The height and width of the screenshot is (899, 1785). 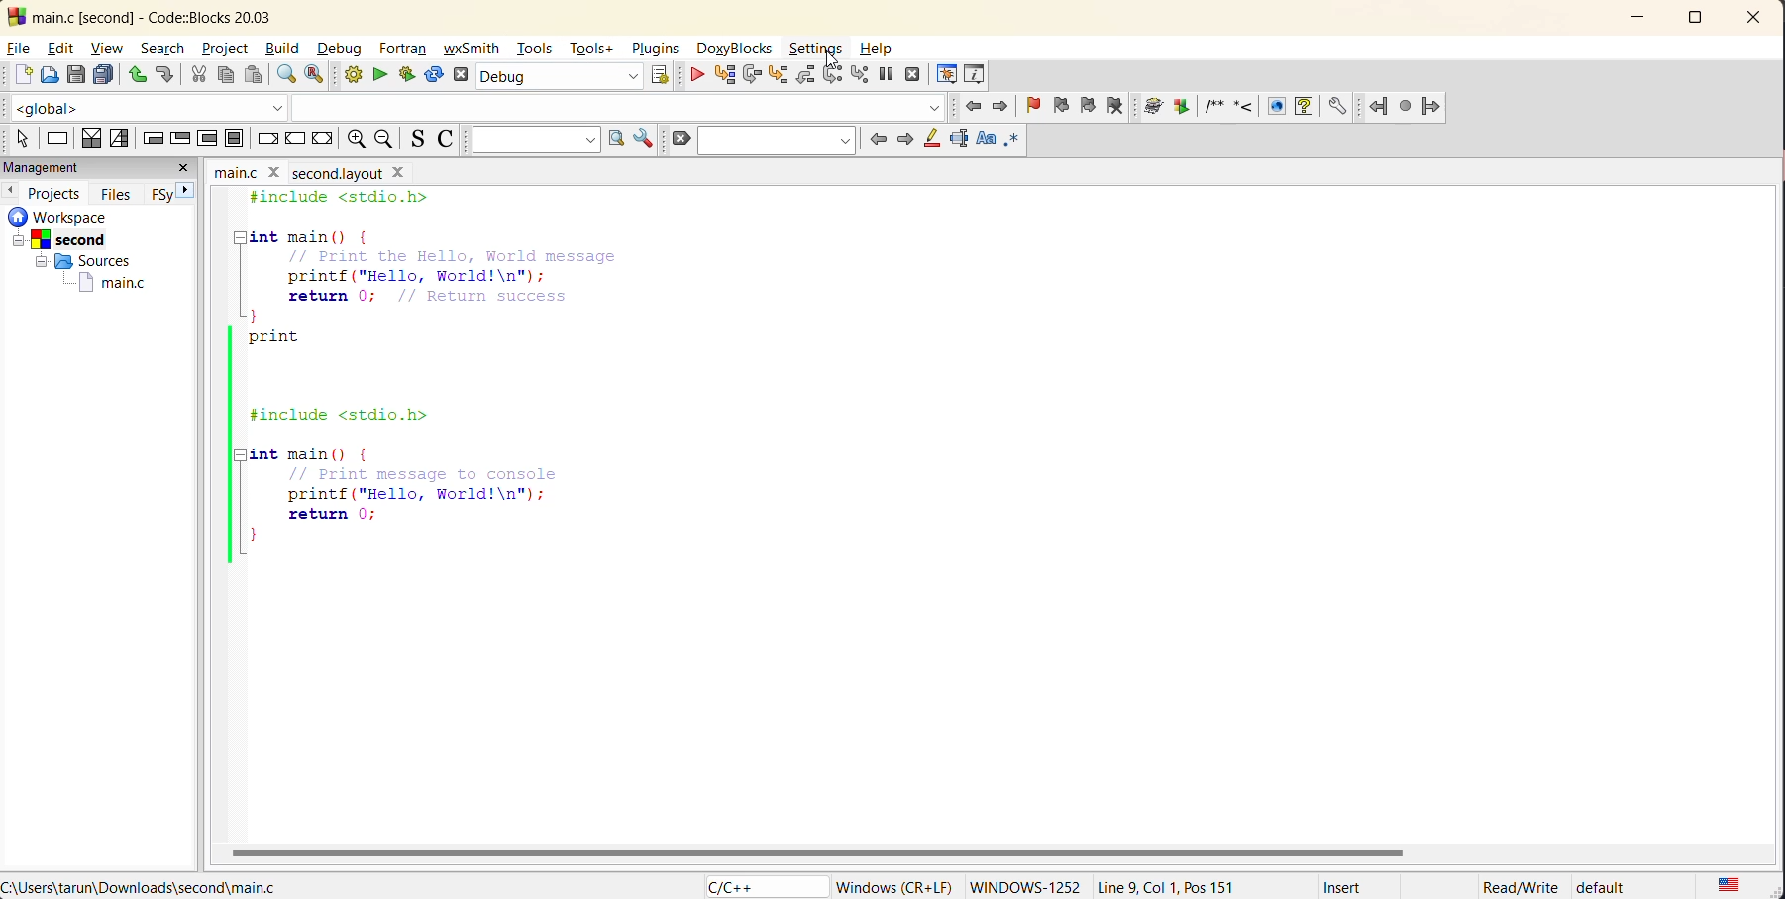 I want to click on Insert, so click(x=1342, y=886).